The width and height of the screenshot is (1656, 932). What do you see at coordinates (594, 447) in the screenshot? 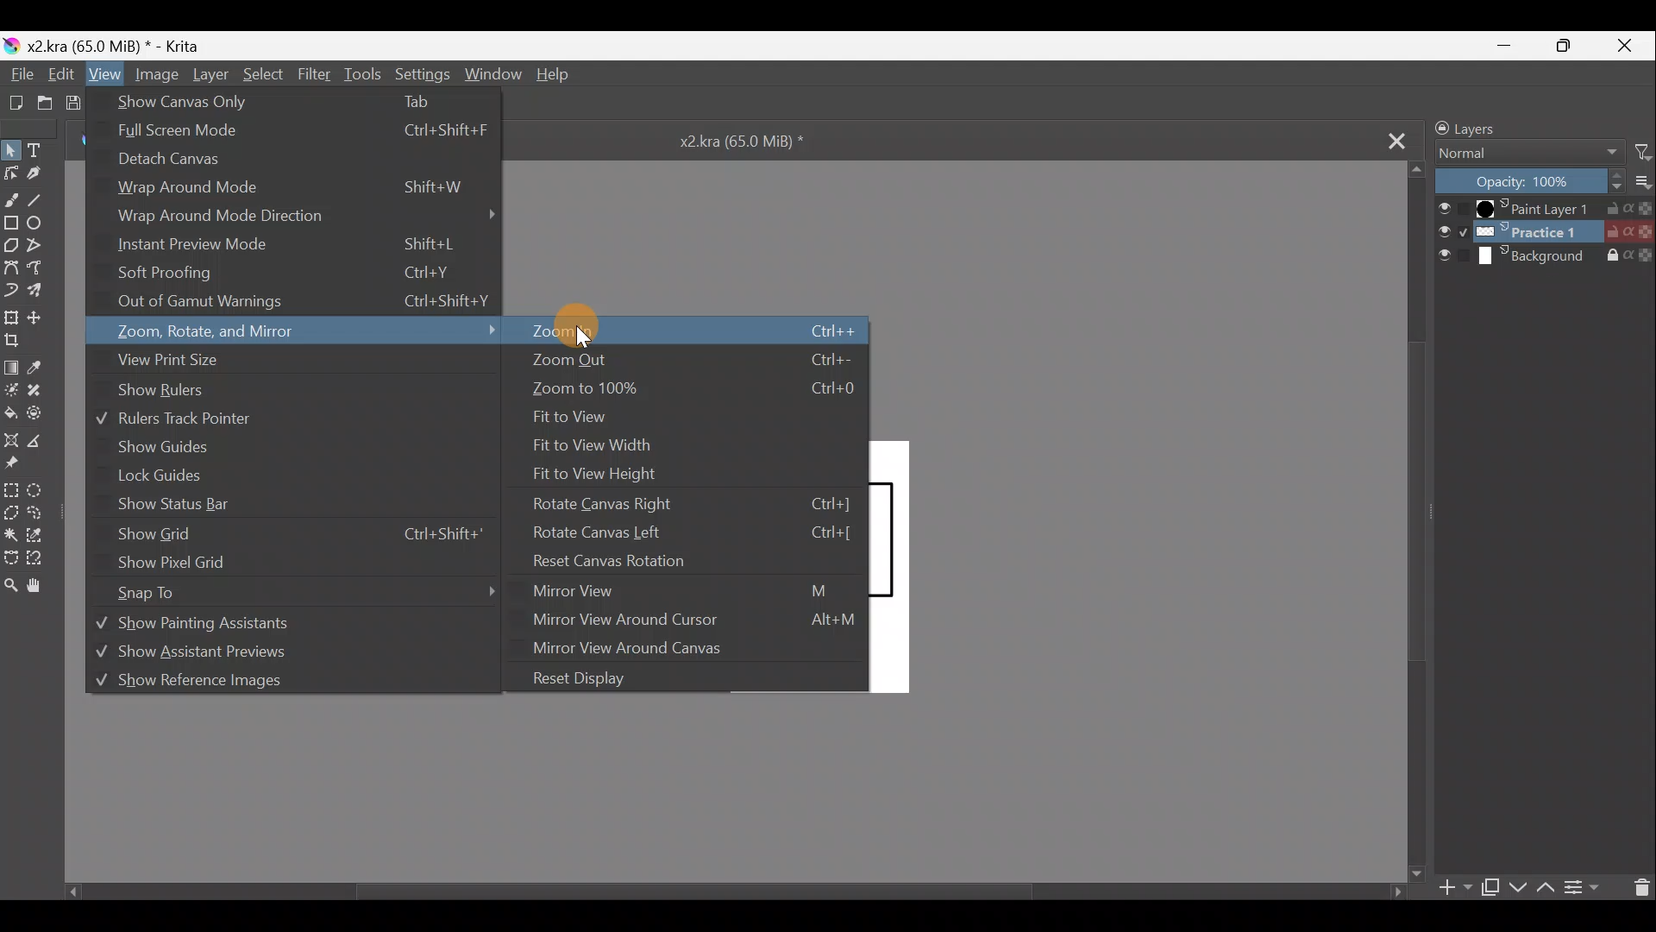
I see `Fit to view width` at bounding box center [594, 447].